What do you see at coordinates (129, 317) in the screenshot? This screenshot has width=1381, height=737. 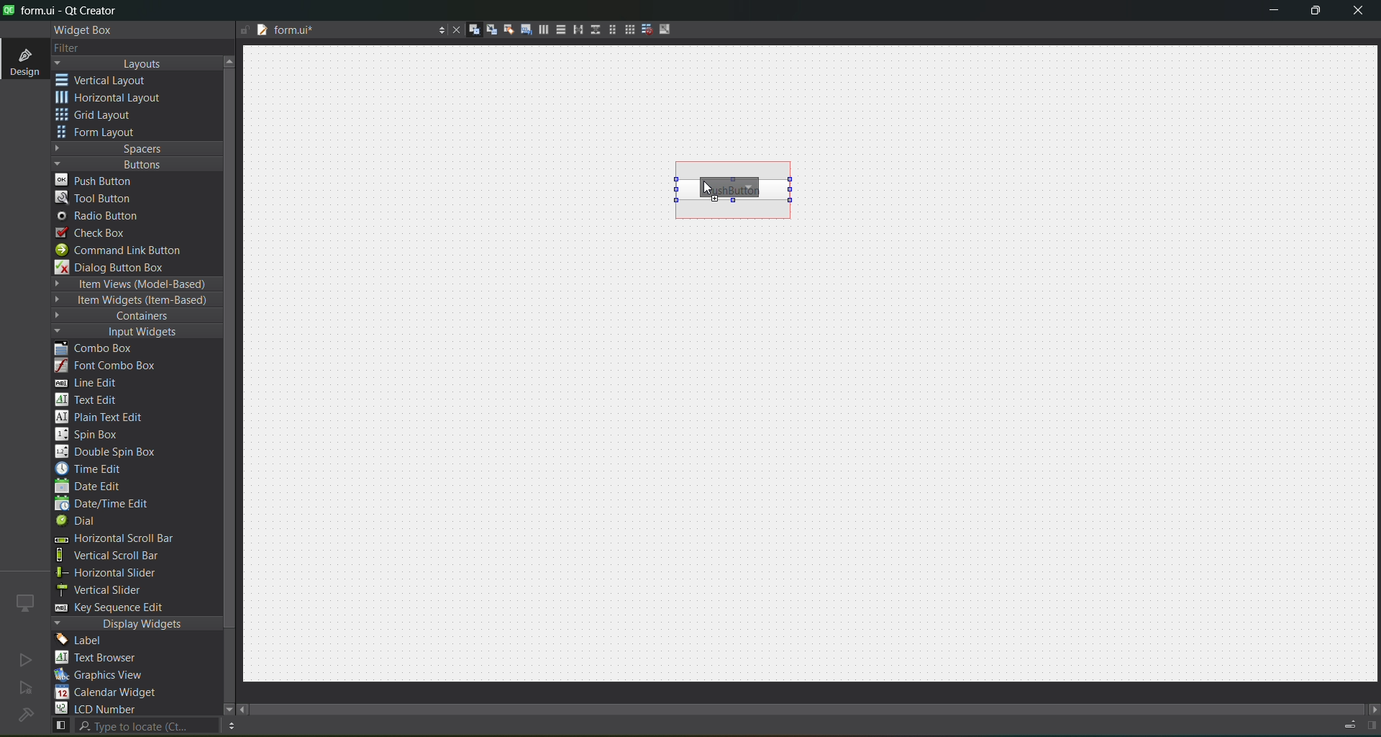 I see `containers` at bounding box center [129, 317].